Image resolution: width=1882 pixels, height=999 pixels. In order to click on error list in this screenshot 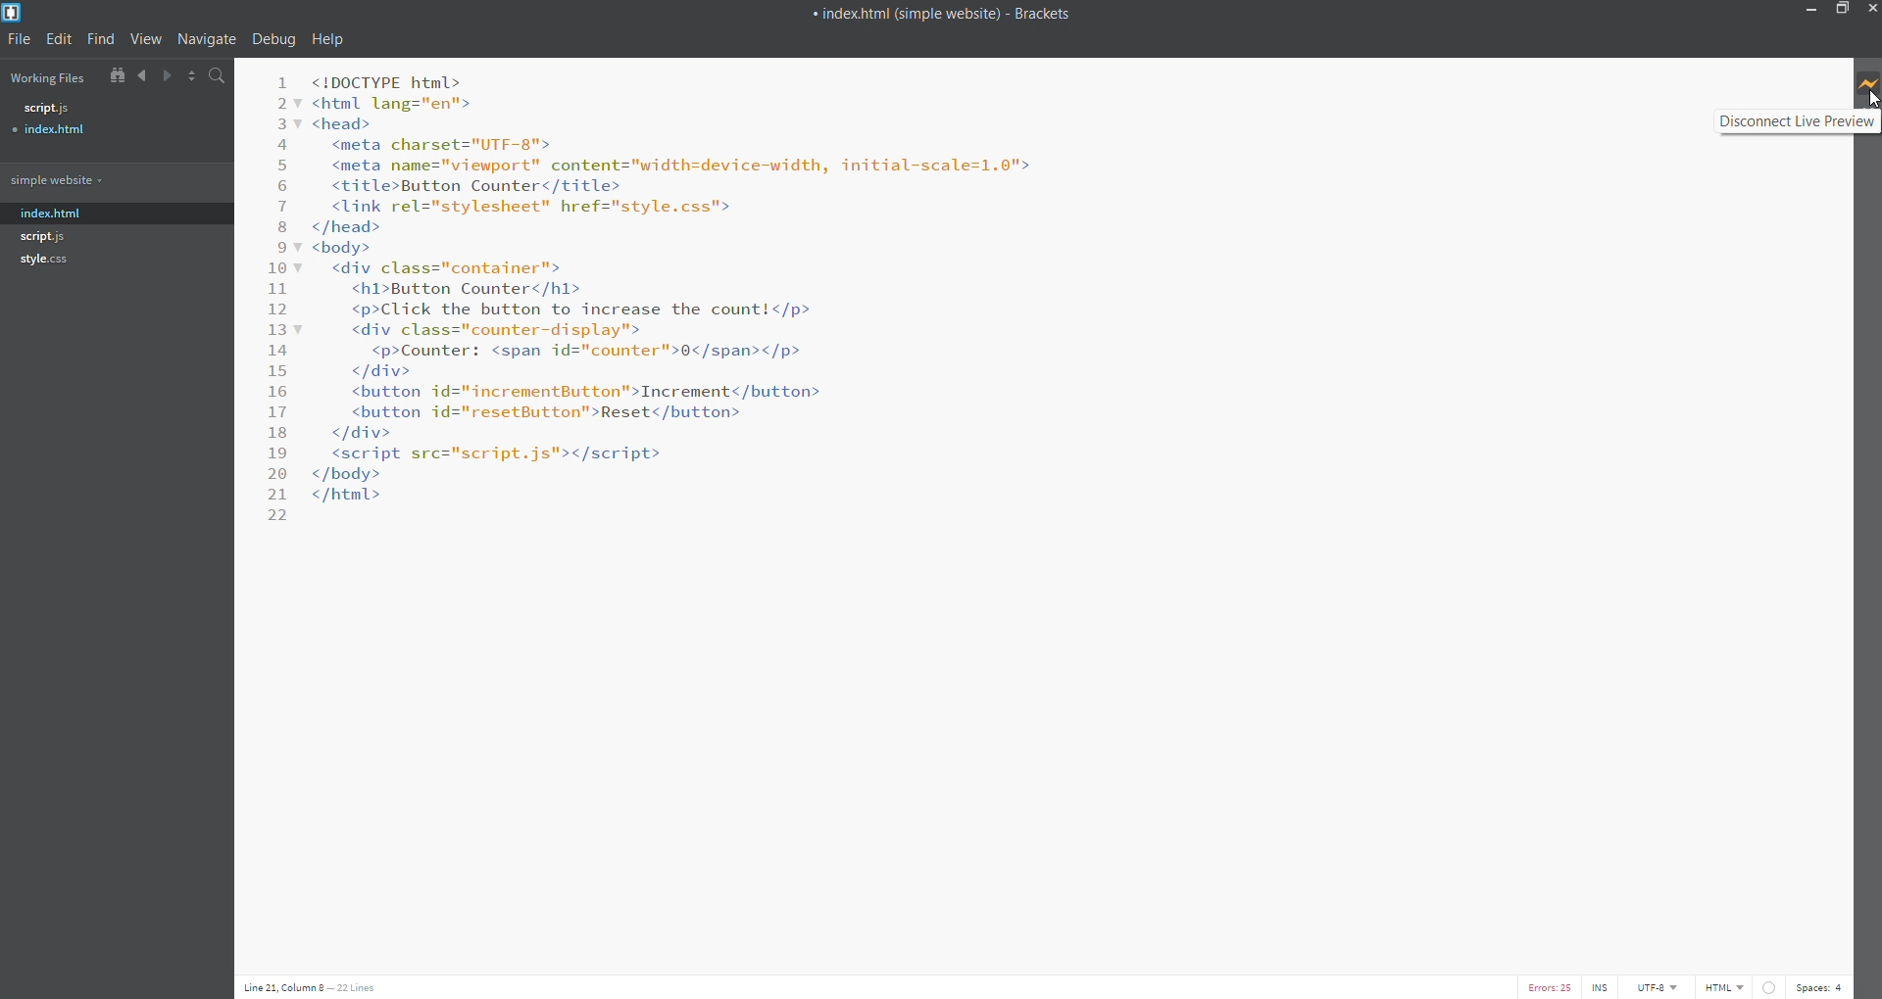, I will do `click(1548, 987)`.